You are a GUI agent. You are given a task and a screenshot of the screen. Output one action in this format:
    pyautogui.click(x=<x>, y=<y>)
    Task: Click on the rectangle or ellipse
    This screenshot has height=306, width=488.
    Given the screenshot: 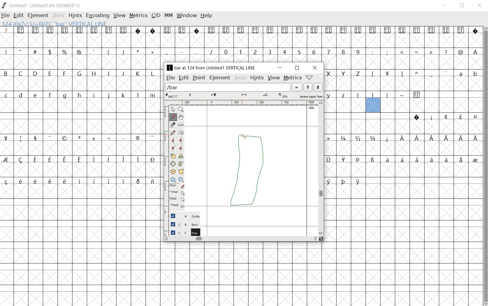 What is the action you would take?
    pyautogui.click(x=172, y=179)
    